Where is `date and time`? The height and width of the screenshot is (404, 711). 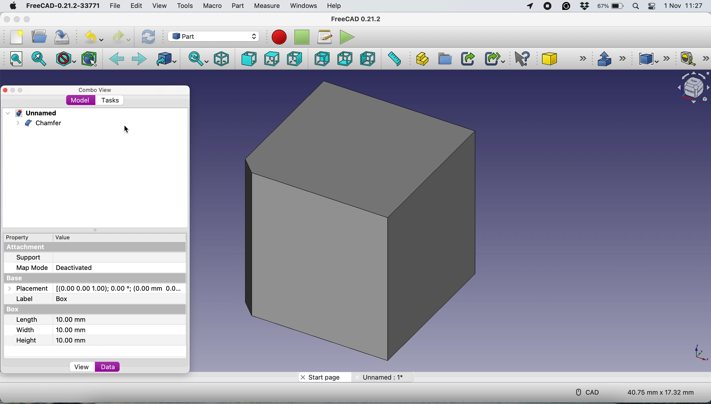
date and time is located at coordinates (682, 6).